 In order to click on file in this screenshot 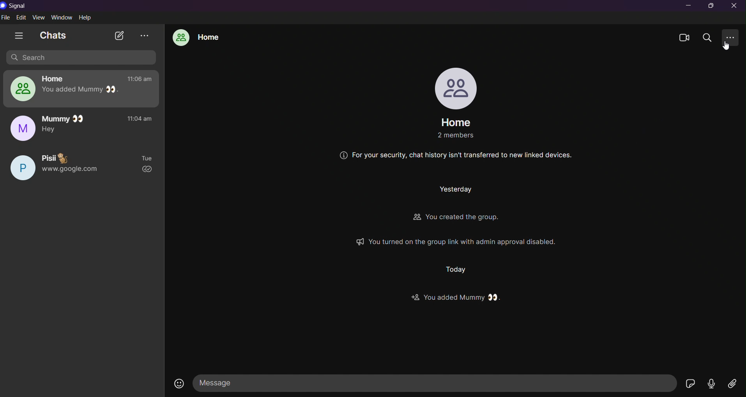, I will do `click(7, 18)`.